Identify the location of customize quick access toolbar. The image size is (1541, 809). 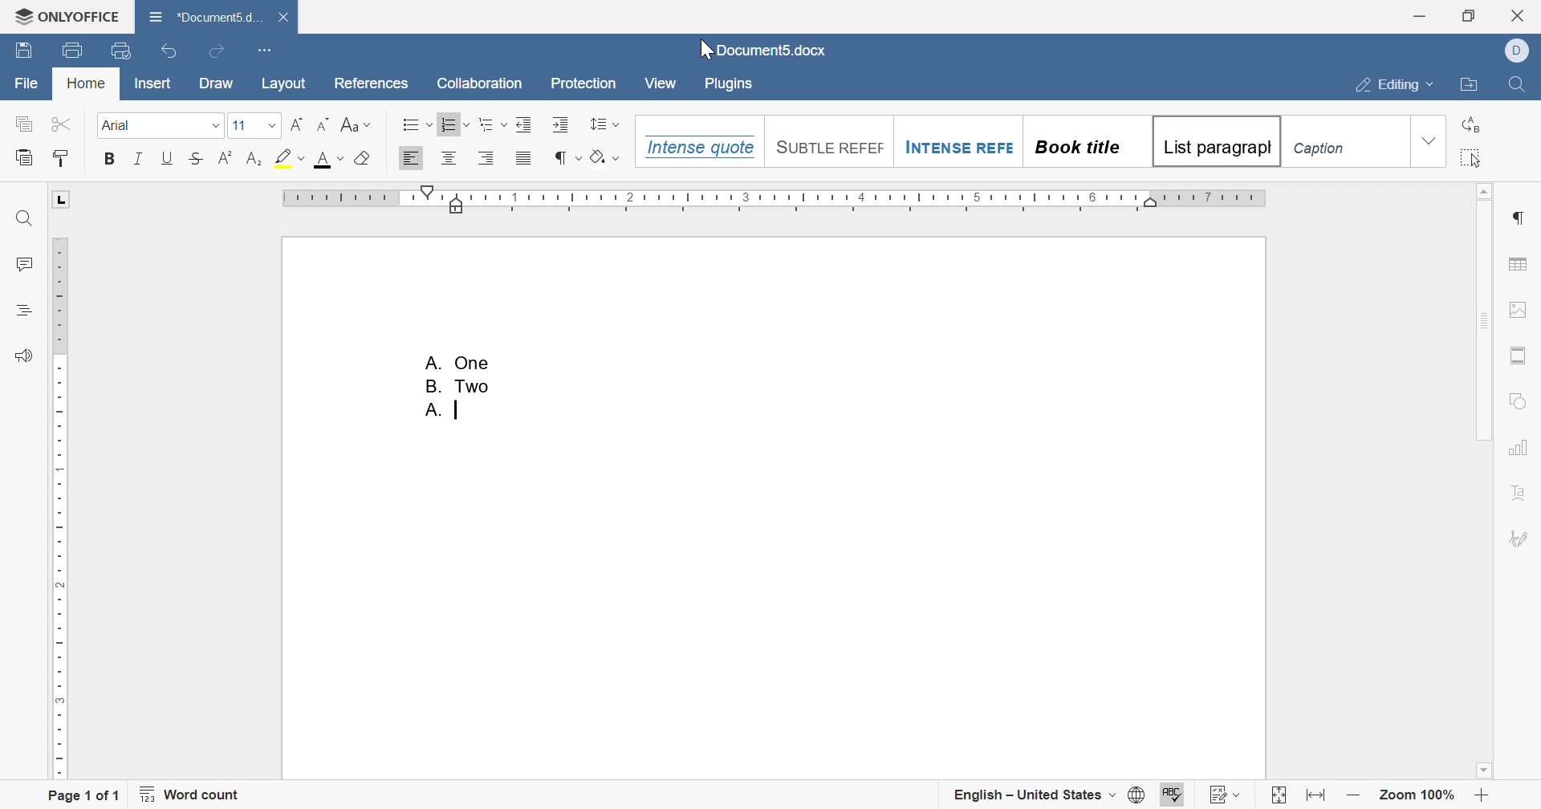
(268, 51).